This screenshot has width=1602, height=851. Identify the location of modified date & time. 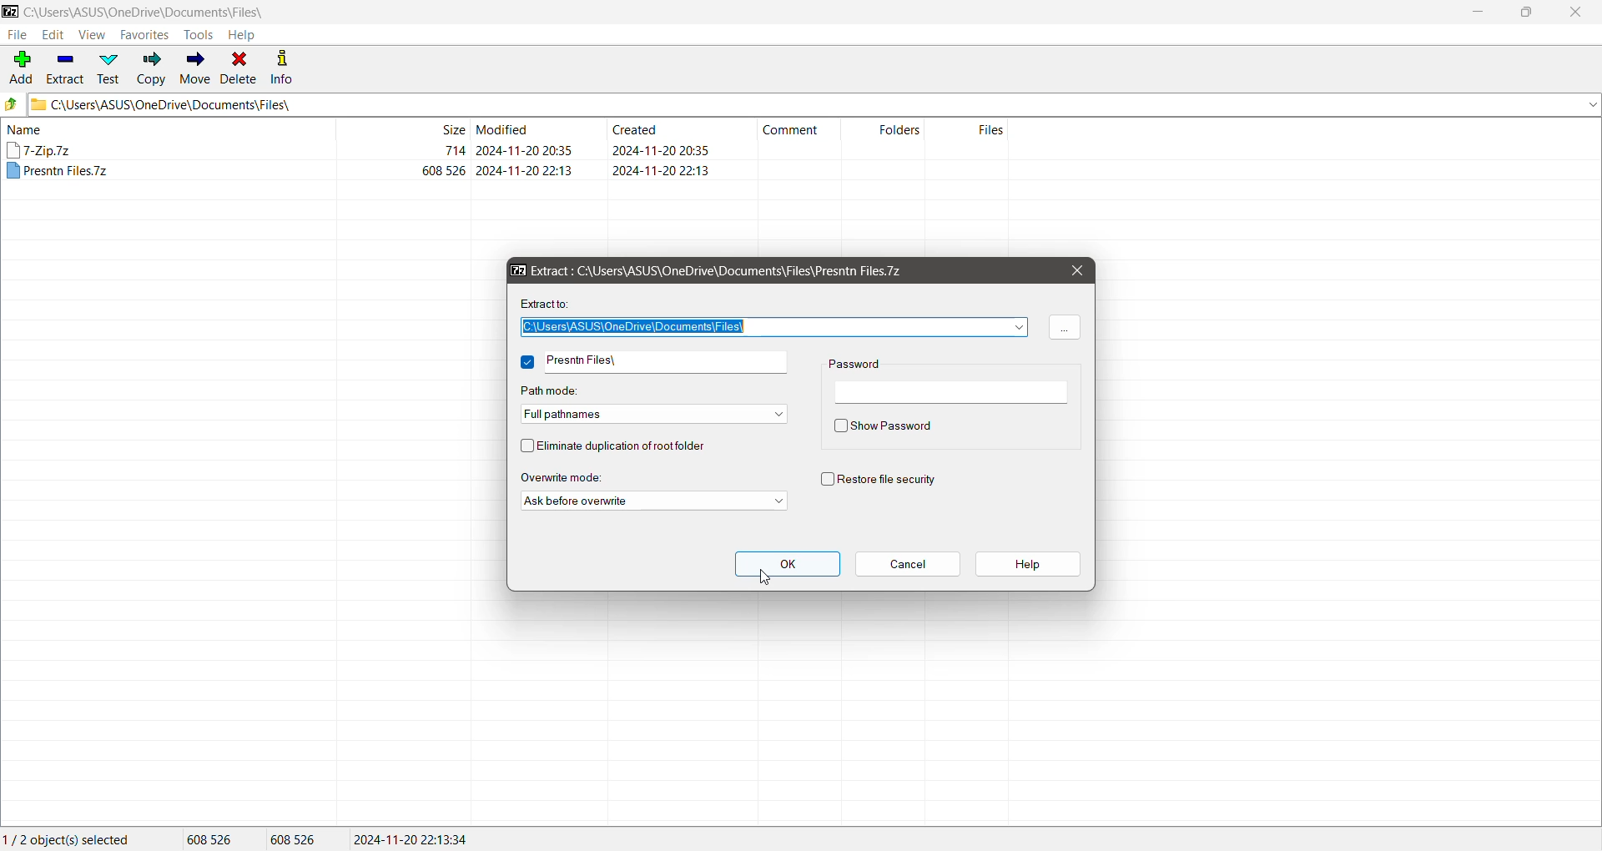
(525, 170).